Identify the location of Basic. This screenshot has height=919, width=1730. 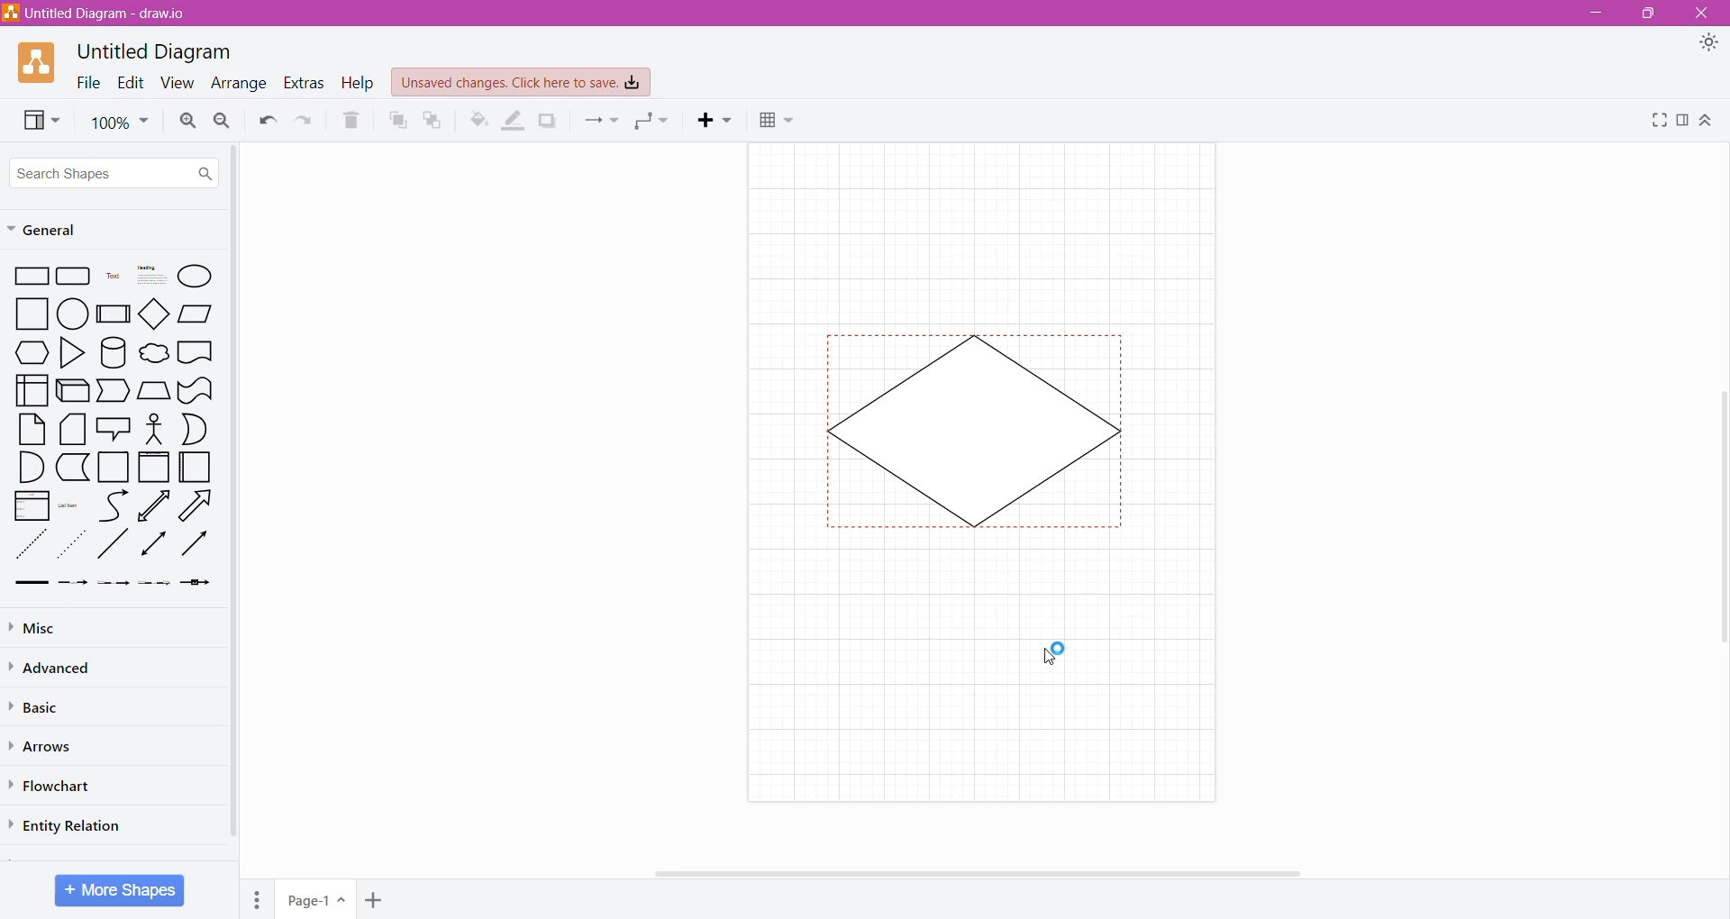
(44, 705).